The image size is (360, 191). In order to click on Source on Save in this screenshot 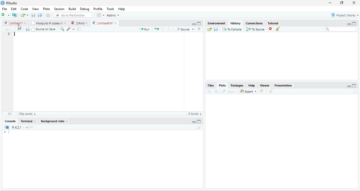, I will do `click(44, 30)`.